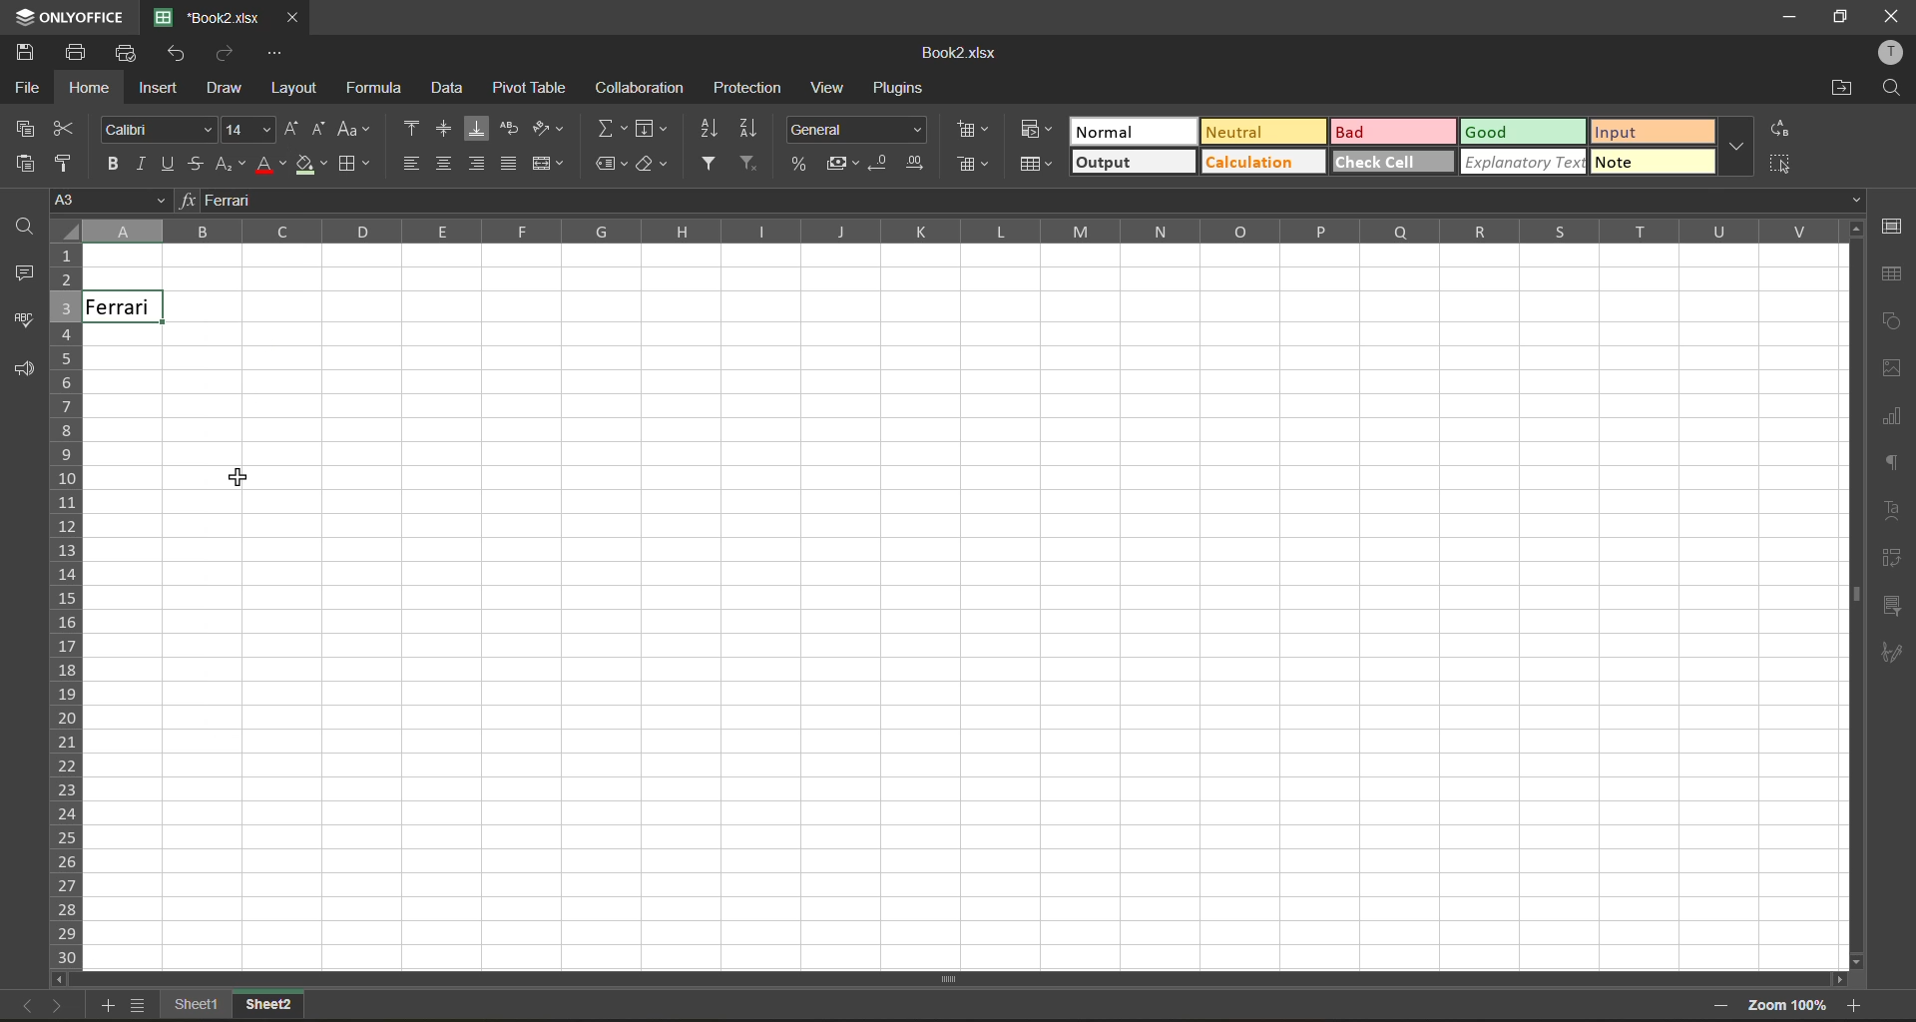  I want to click on slicer, so click(1893, 605).